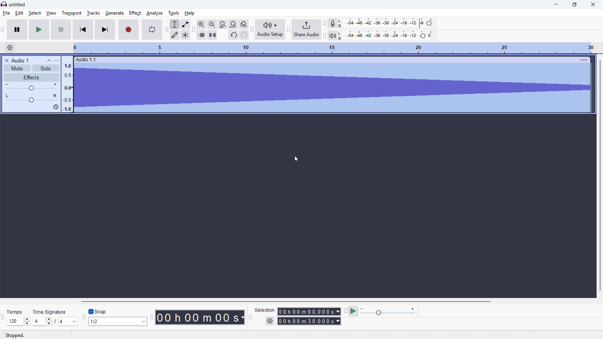 Image resolution: width=603 pixels, height=339 pixels. I want to click on Snapping toolbar , so click(84, 318).